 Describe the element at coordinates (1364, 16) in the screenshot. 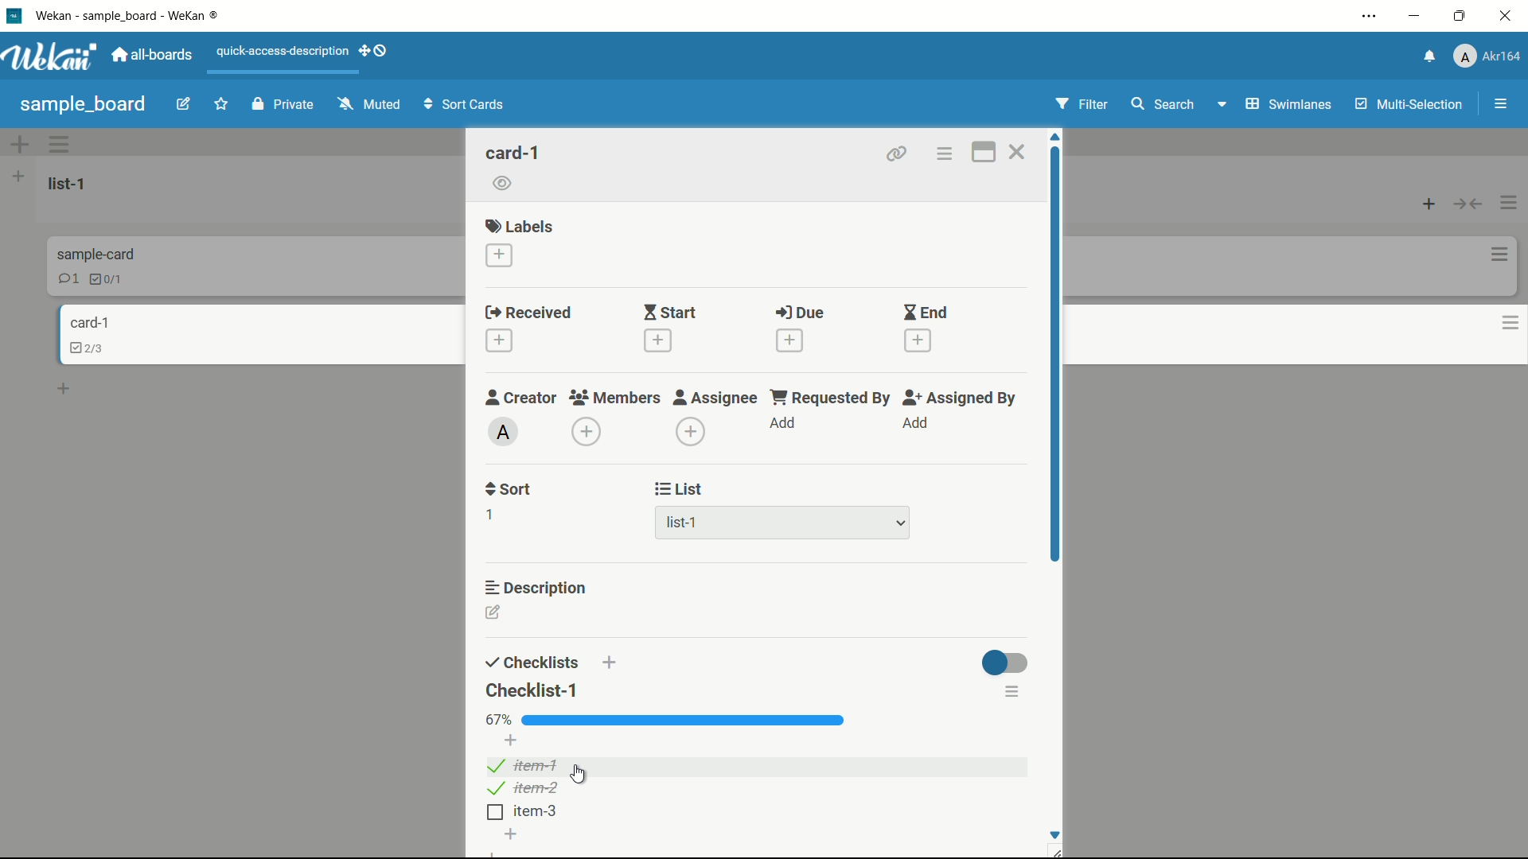

I see `settings and more` at that location.